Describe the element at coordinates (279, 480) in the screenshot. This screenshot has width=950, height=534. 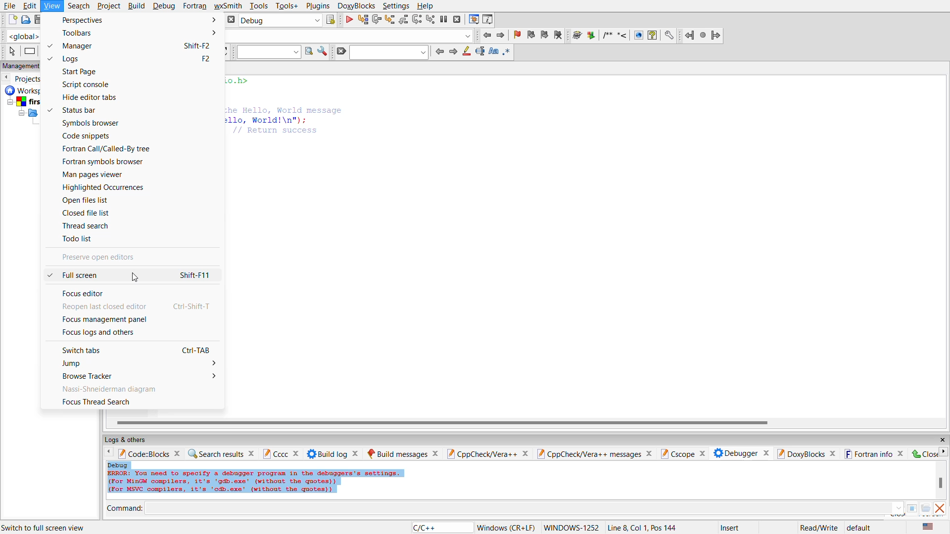
I see `debug data` at that location.